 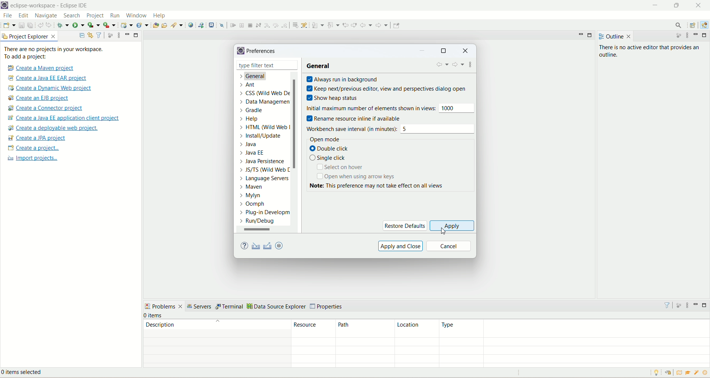 What do you see at coordinates (54, 128) in the screenshot?
I see `create a deployable web project` at bounding box center [54, 128].